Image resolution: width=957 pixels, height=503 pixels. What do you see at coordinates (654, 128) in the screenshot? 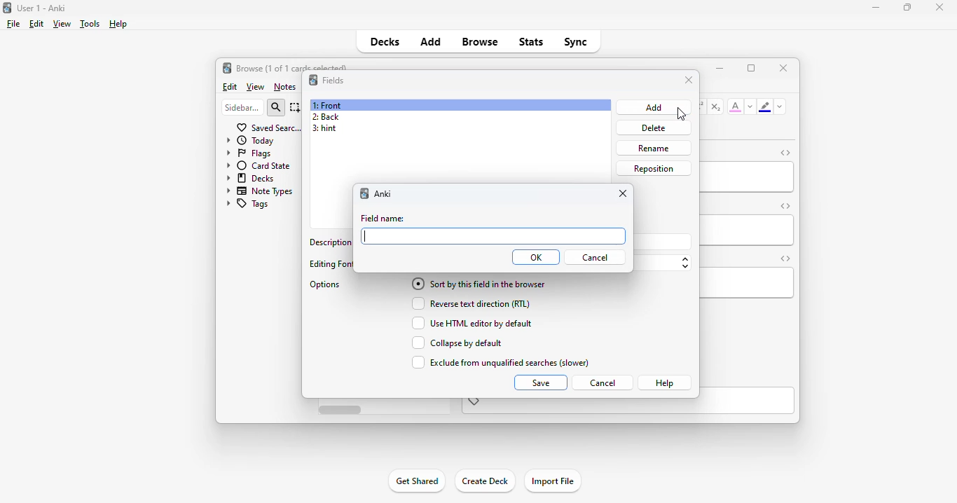
I see `delete` at bounding box center [654, 128].